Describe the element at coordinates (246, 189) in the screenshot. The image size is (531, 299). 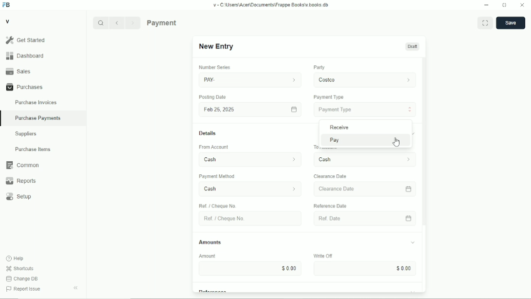
I see `Cash` at that location.